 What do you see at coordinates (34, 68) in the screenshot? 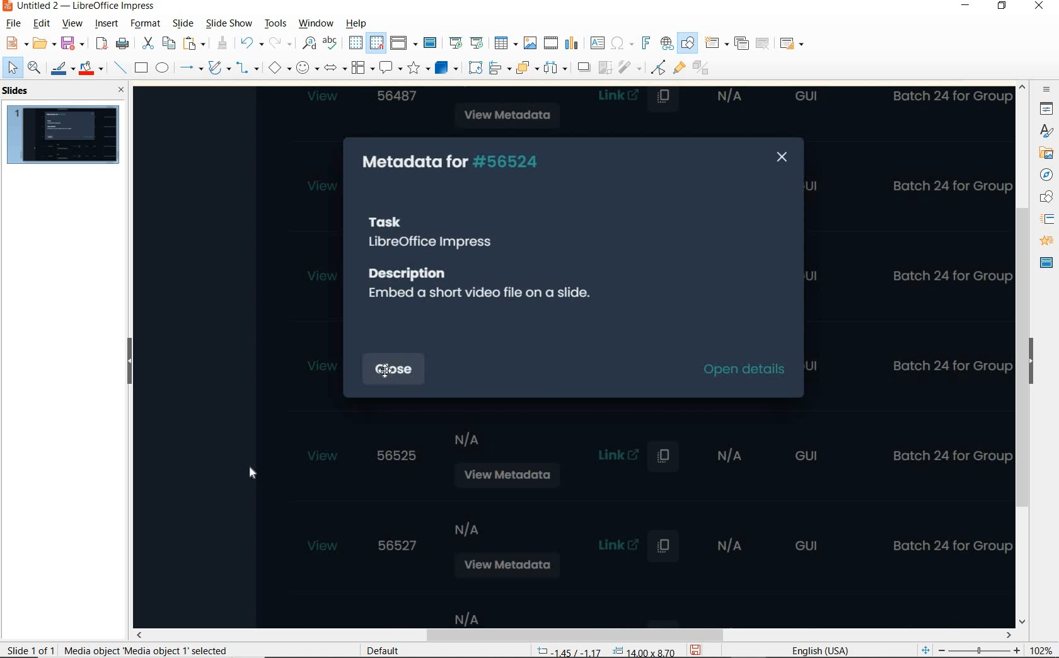
I see `ZOOM & PAN` at bounding box center [34, 68].